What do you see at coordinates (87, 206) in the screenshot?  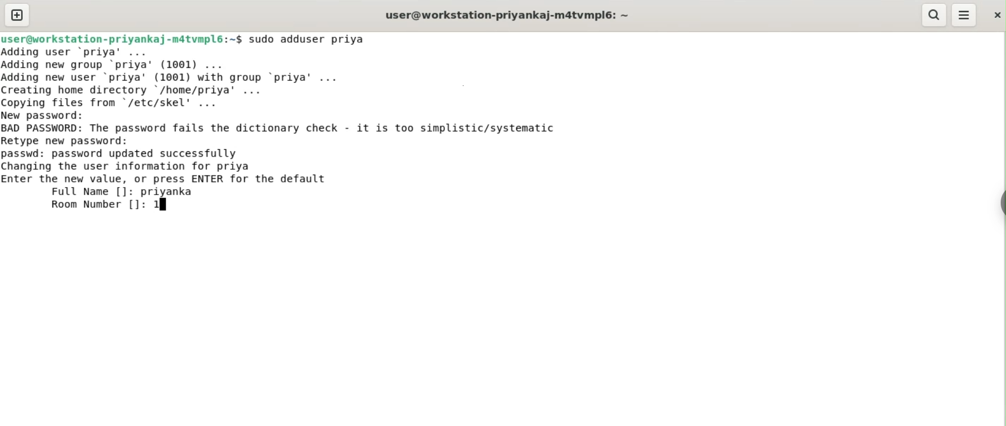 I see `room number` at bounding box center [87, 206].